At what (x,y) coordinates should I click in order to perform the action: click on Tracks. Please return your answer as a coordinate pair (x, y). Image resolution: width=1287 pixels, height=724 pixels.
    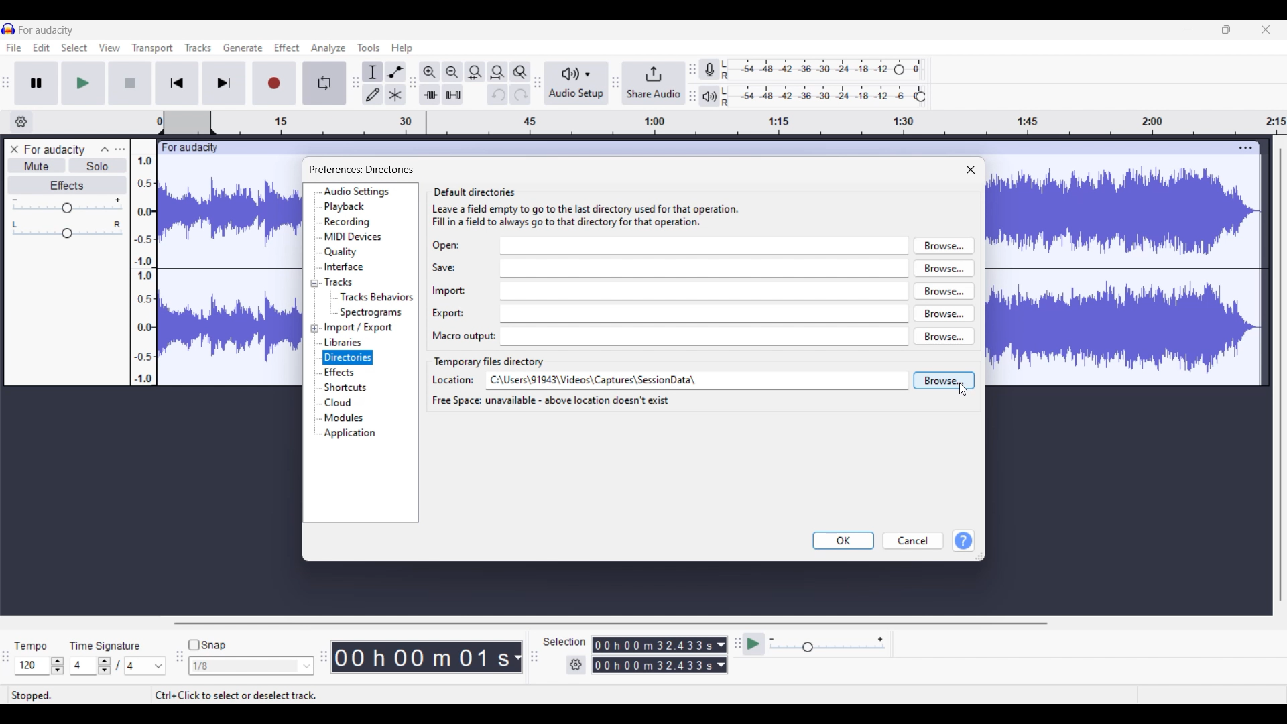
    Looking at the image, I should click on (339, 282).